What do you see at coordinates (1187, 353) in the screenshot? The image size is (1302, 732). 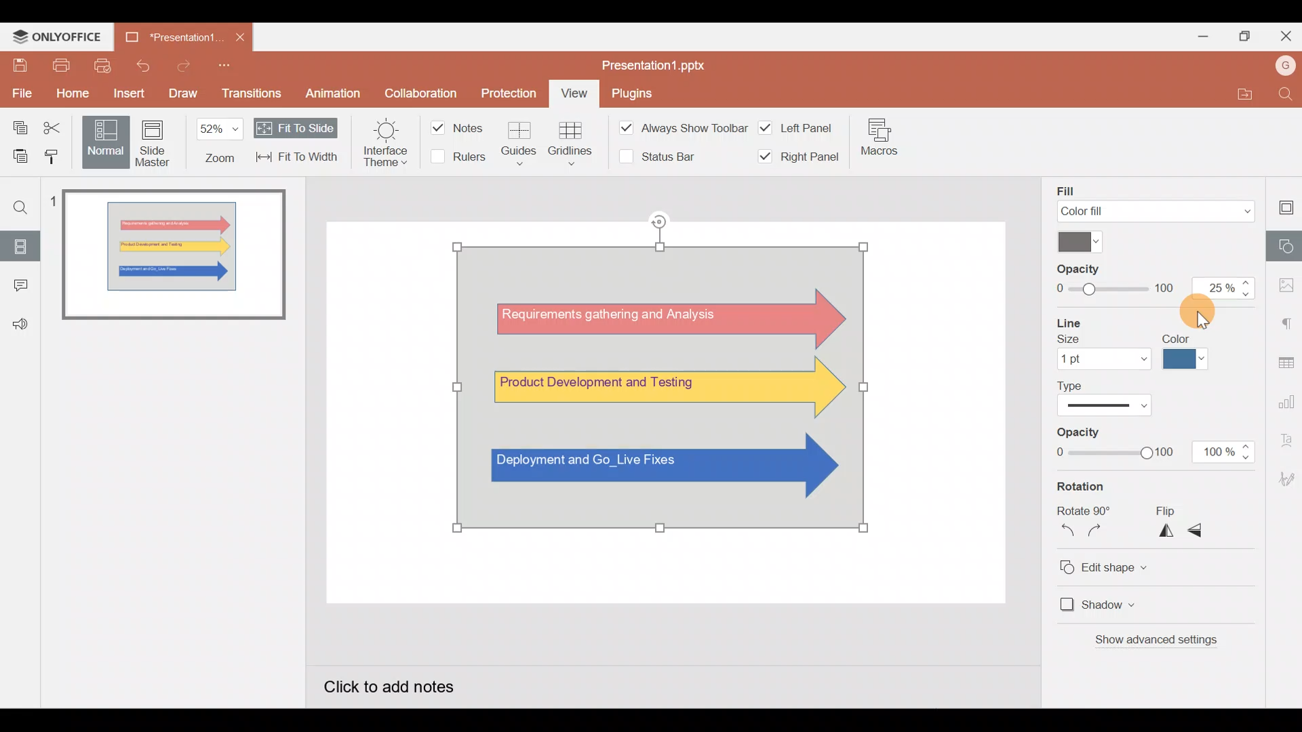 I see `Line color` at bounding box center [1187, 353].